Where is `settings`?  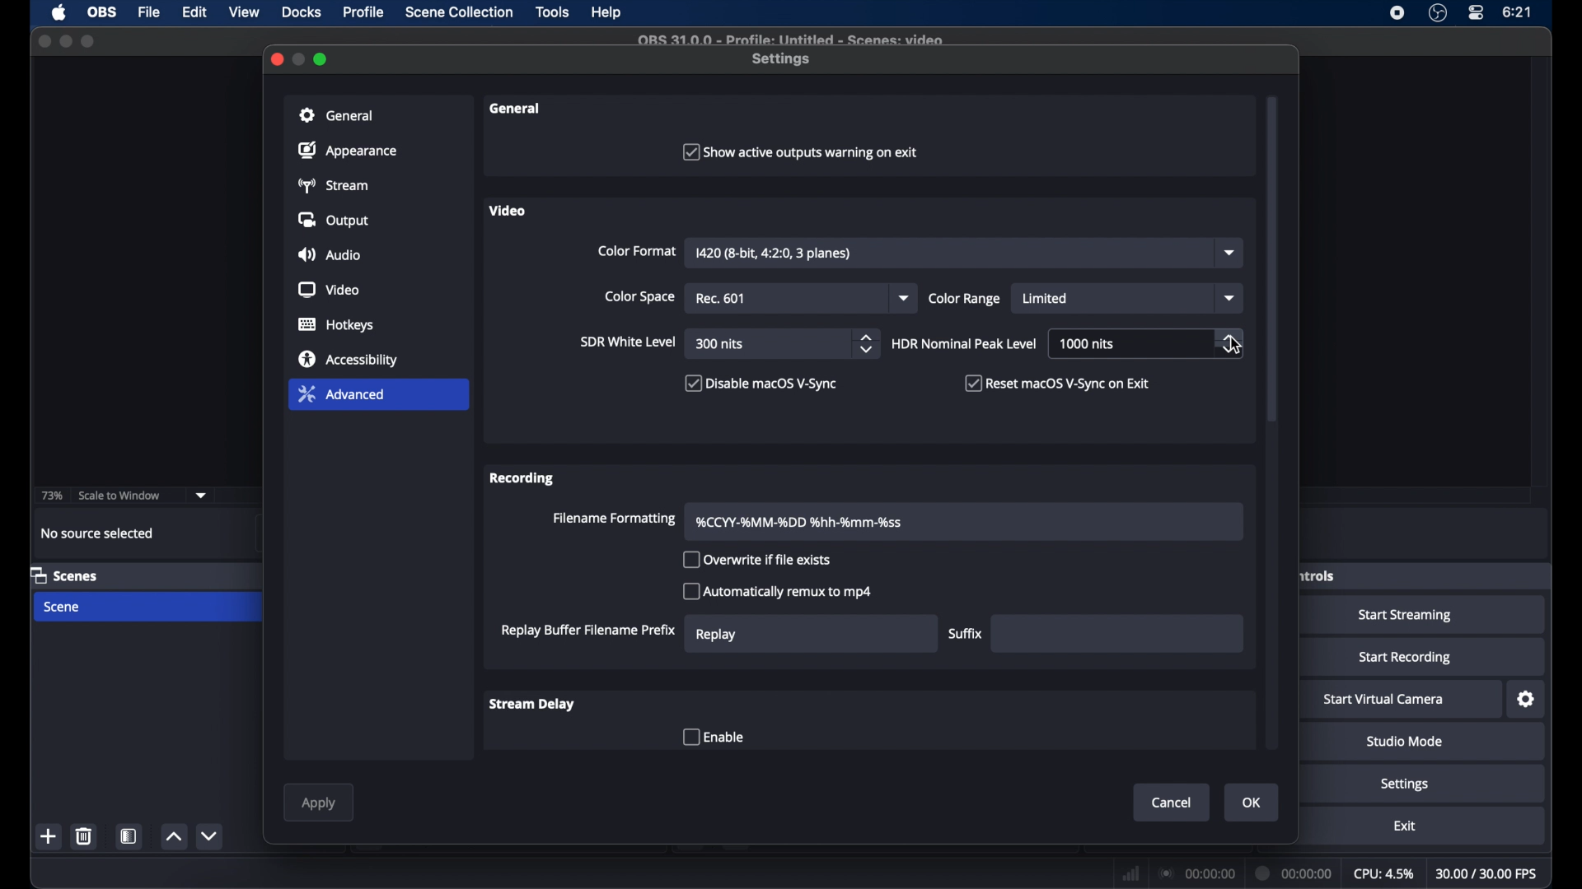
settings is located at coordinates (782, 60).